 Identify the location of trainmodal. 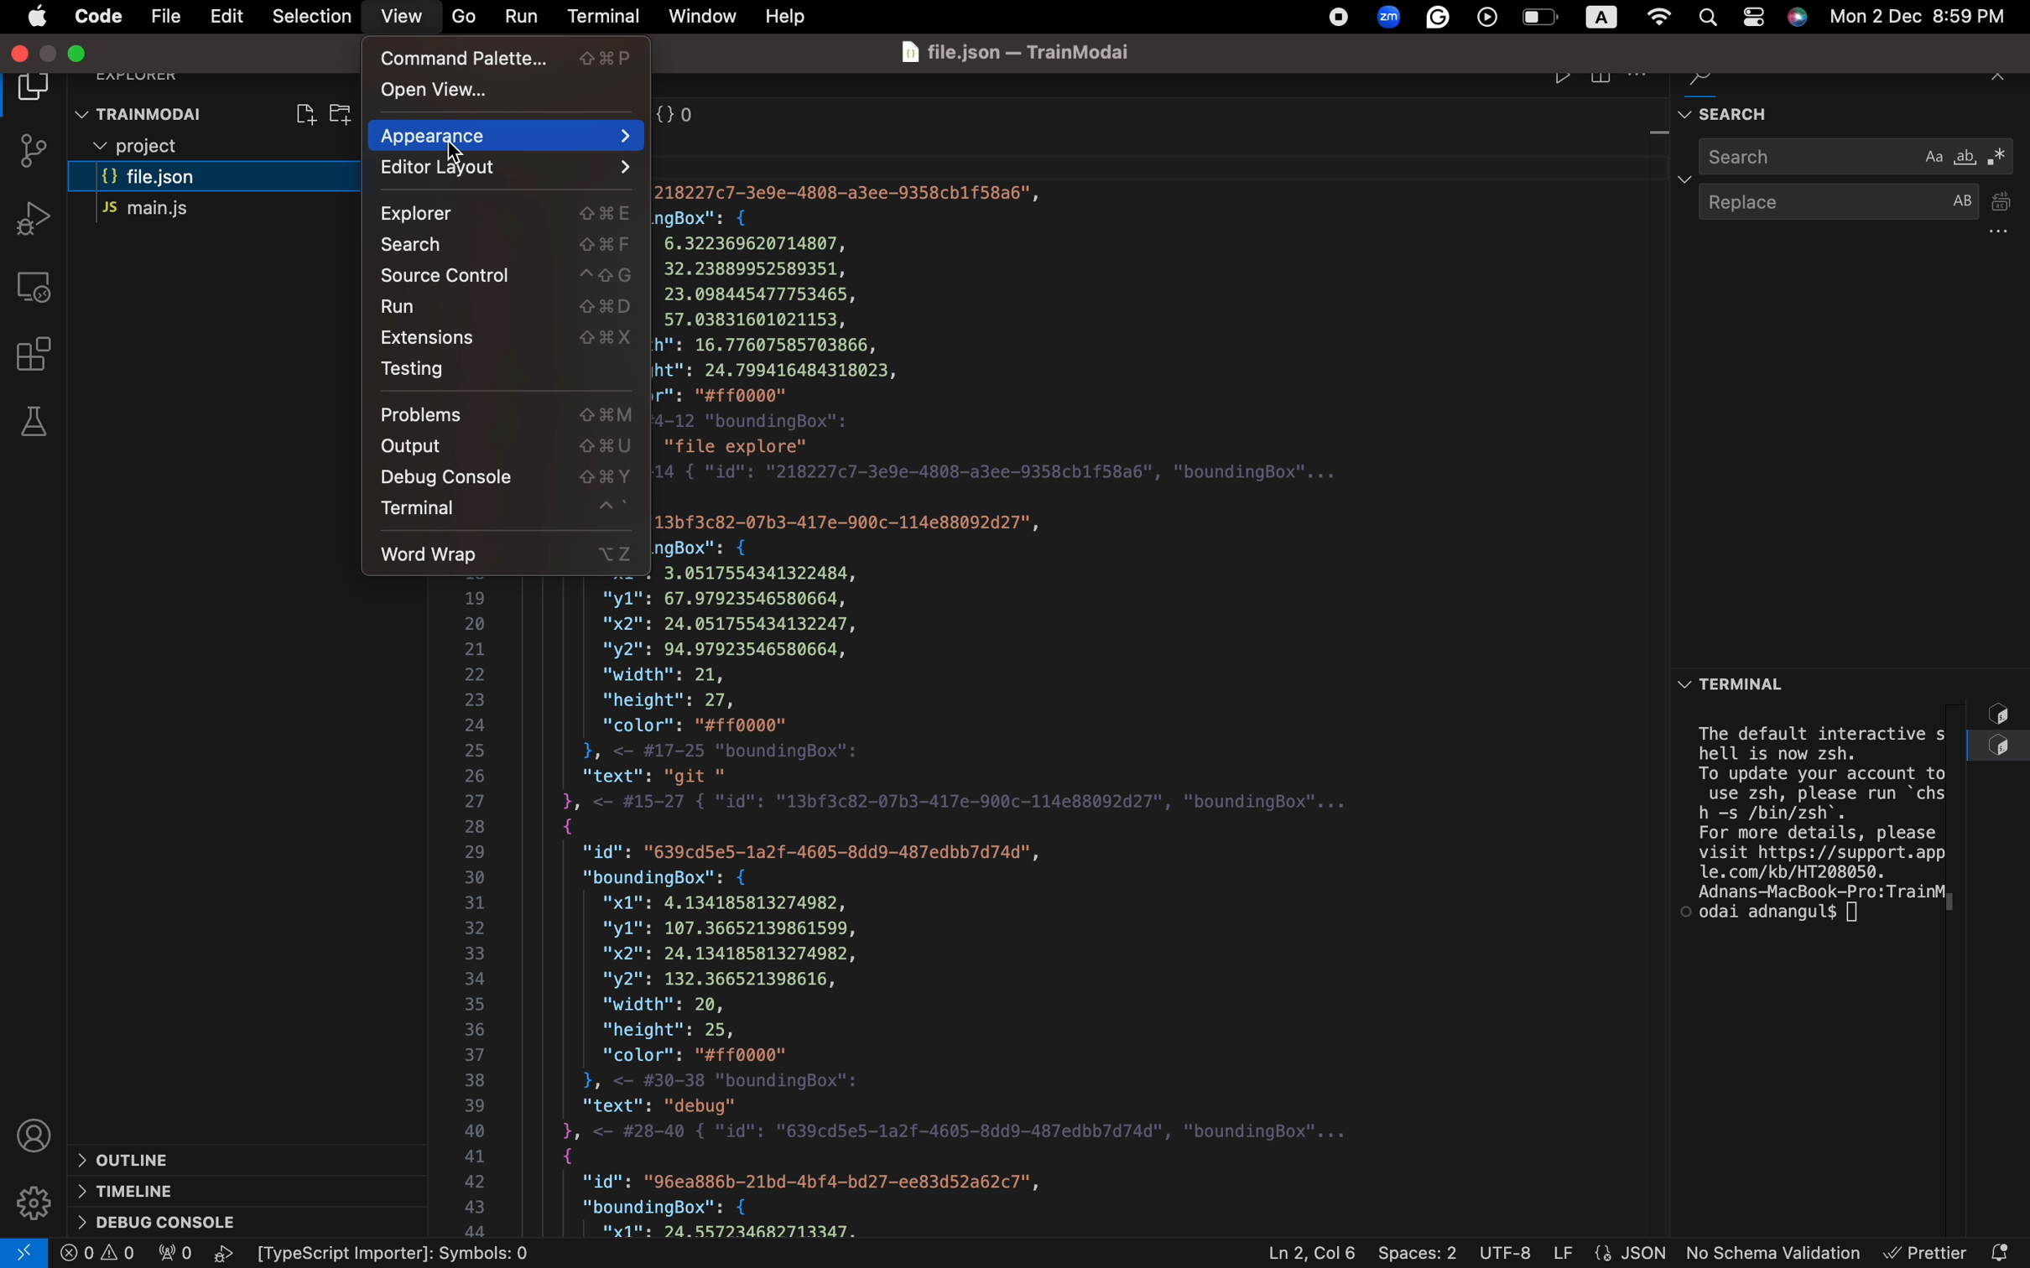
(145, 111).